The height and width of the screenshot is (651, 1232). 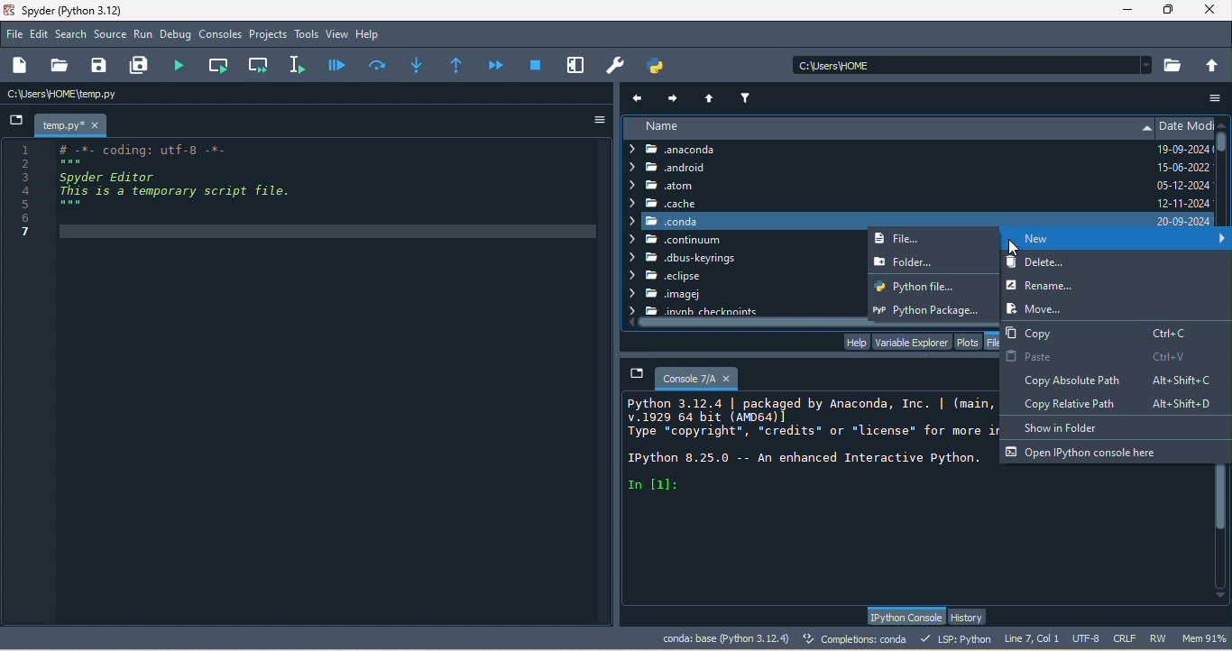 What do you see at coordinates (639, 97) in the screenshot?
I see `previous` at bounding box center [639, 97].